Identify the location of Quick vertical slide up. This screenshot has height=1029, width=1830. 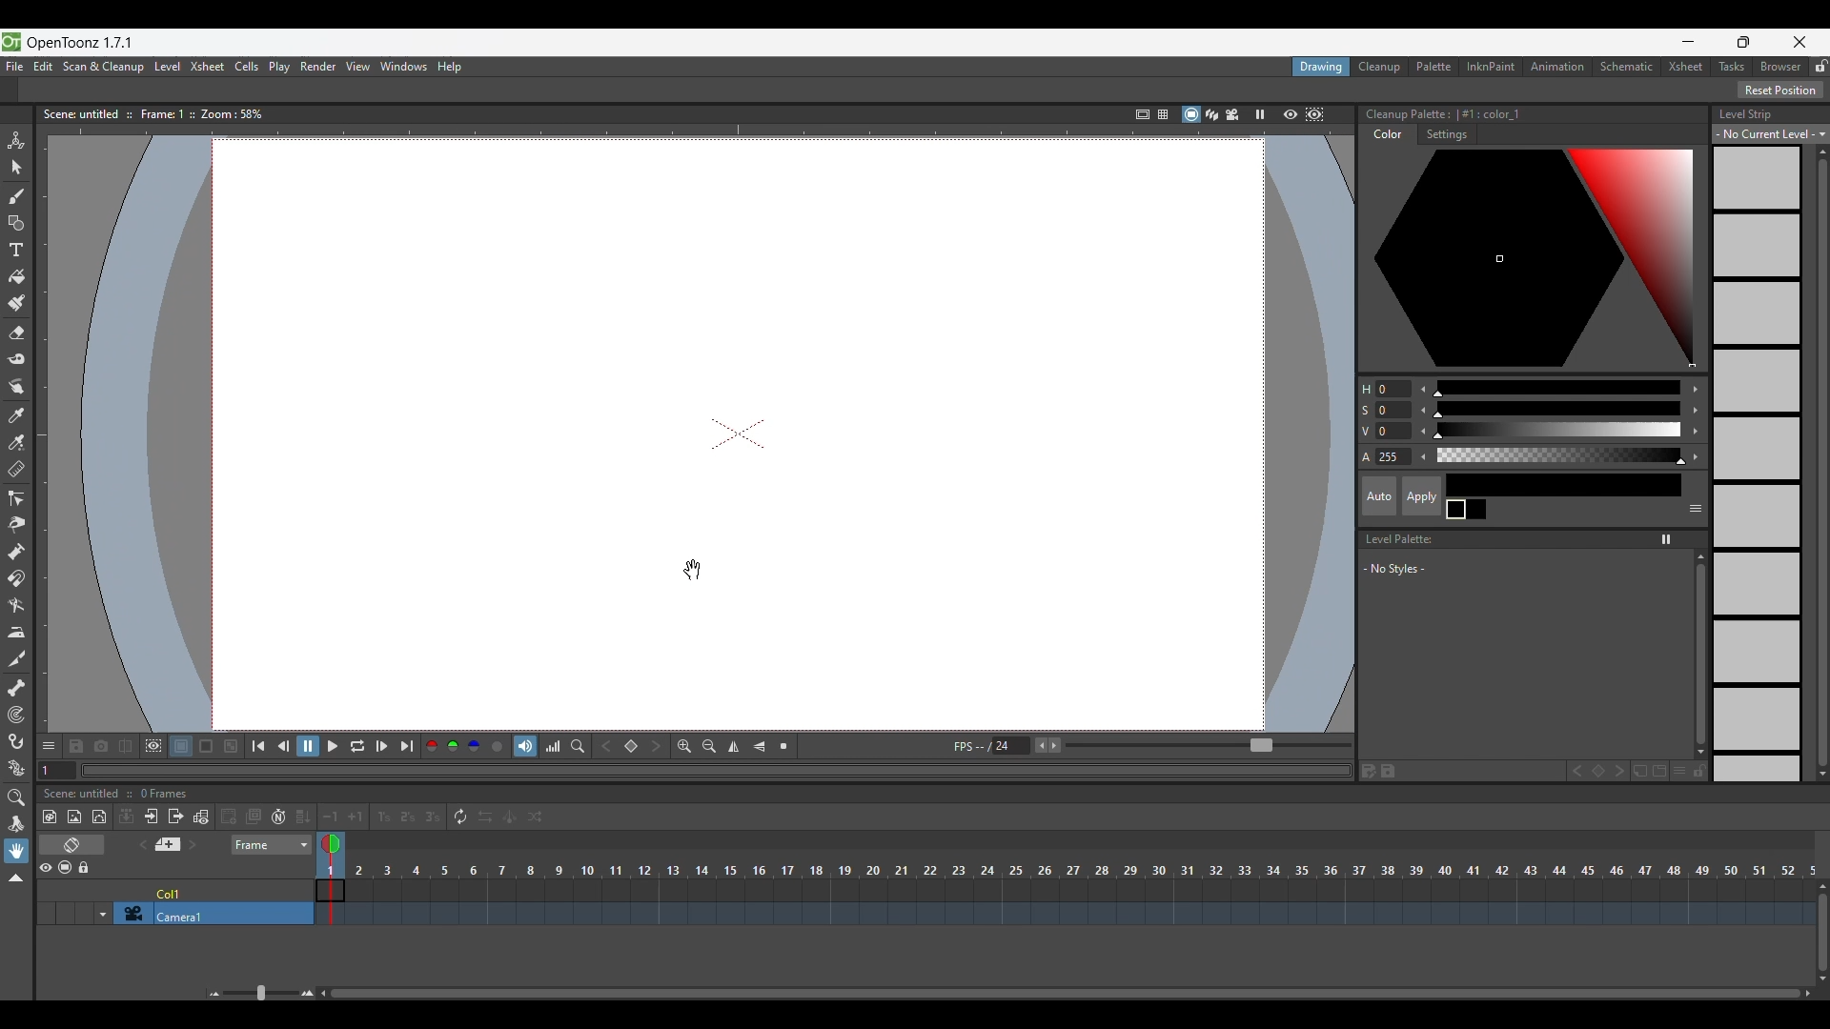
(1822, 151).